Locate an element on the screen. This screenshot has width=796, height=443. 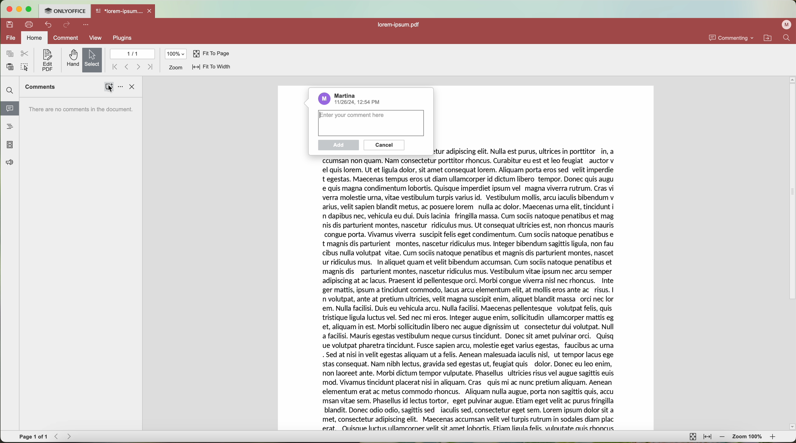
cut is located at coordinates (26, 53).